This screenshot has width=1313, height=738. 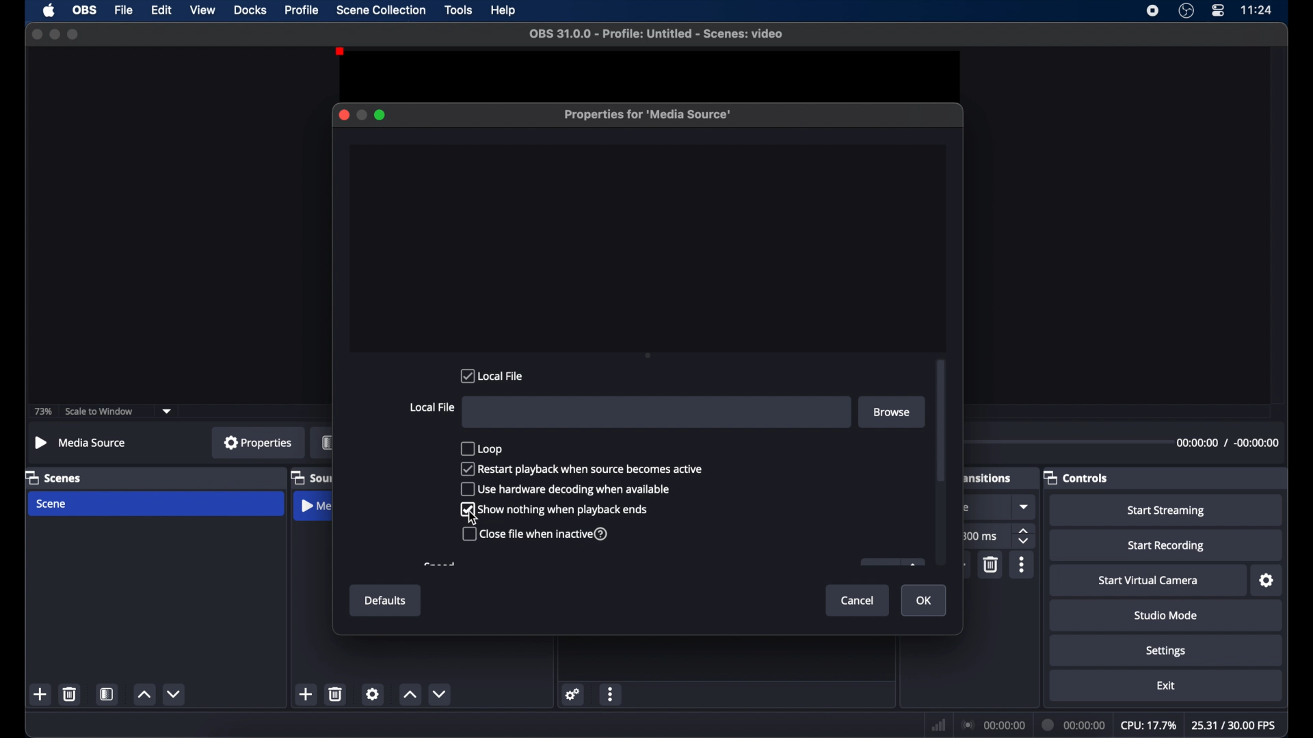 I want to click on more options, so click(x=1023, y=564).